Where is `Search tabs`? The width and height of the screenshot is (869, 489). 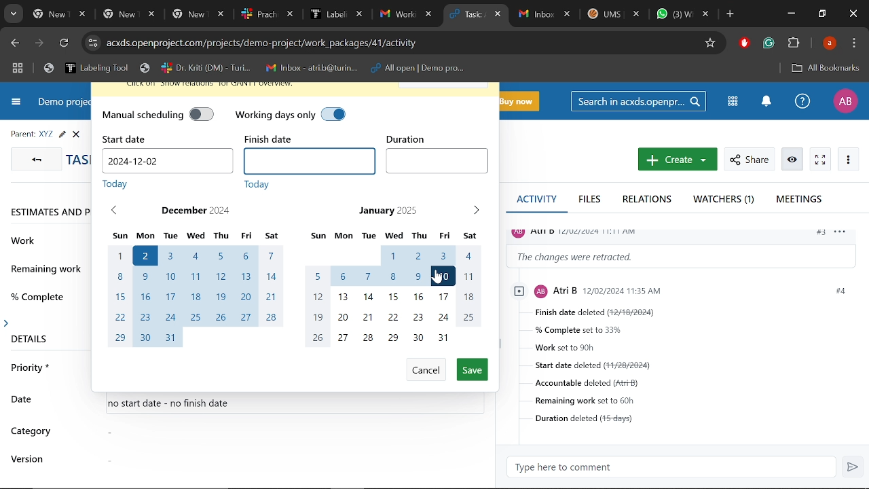
Search tabs is located at coordinates (12, 14).